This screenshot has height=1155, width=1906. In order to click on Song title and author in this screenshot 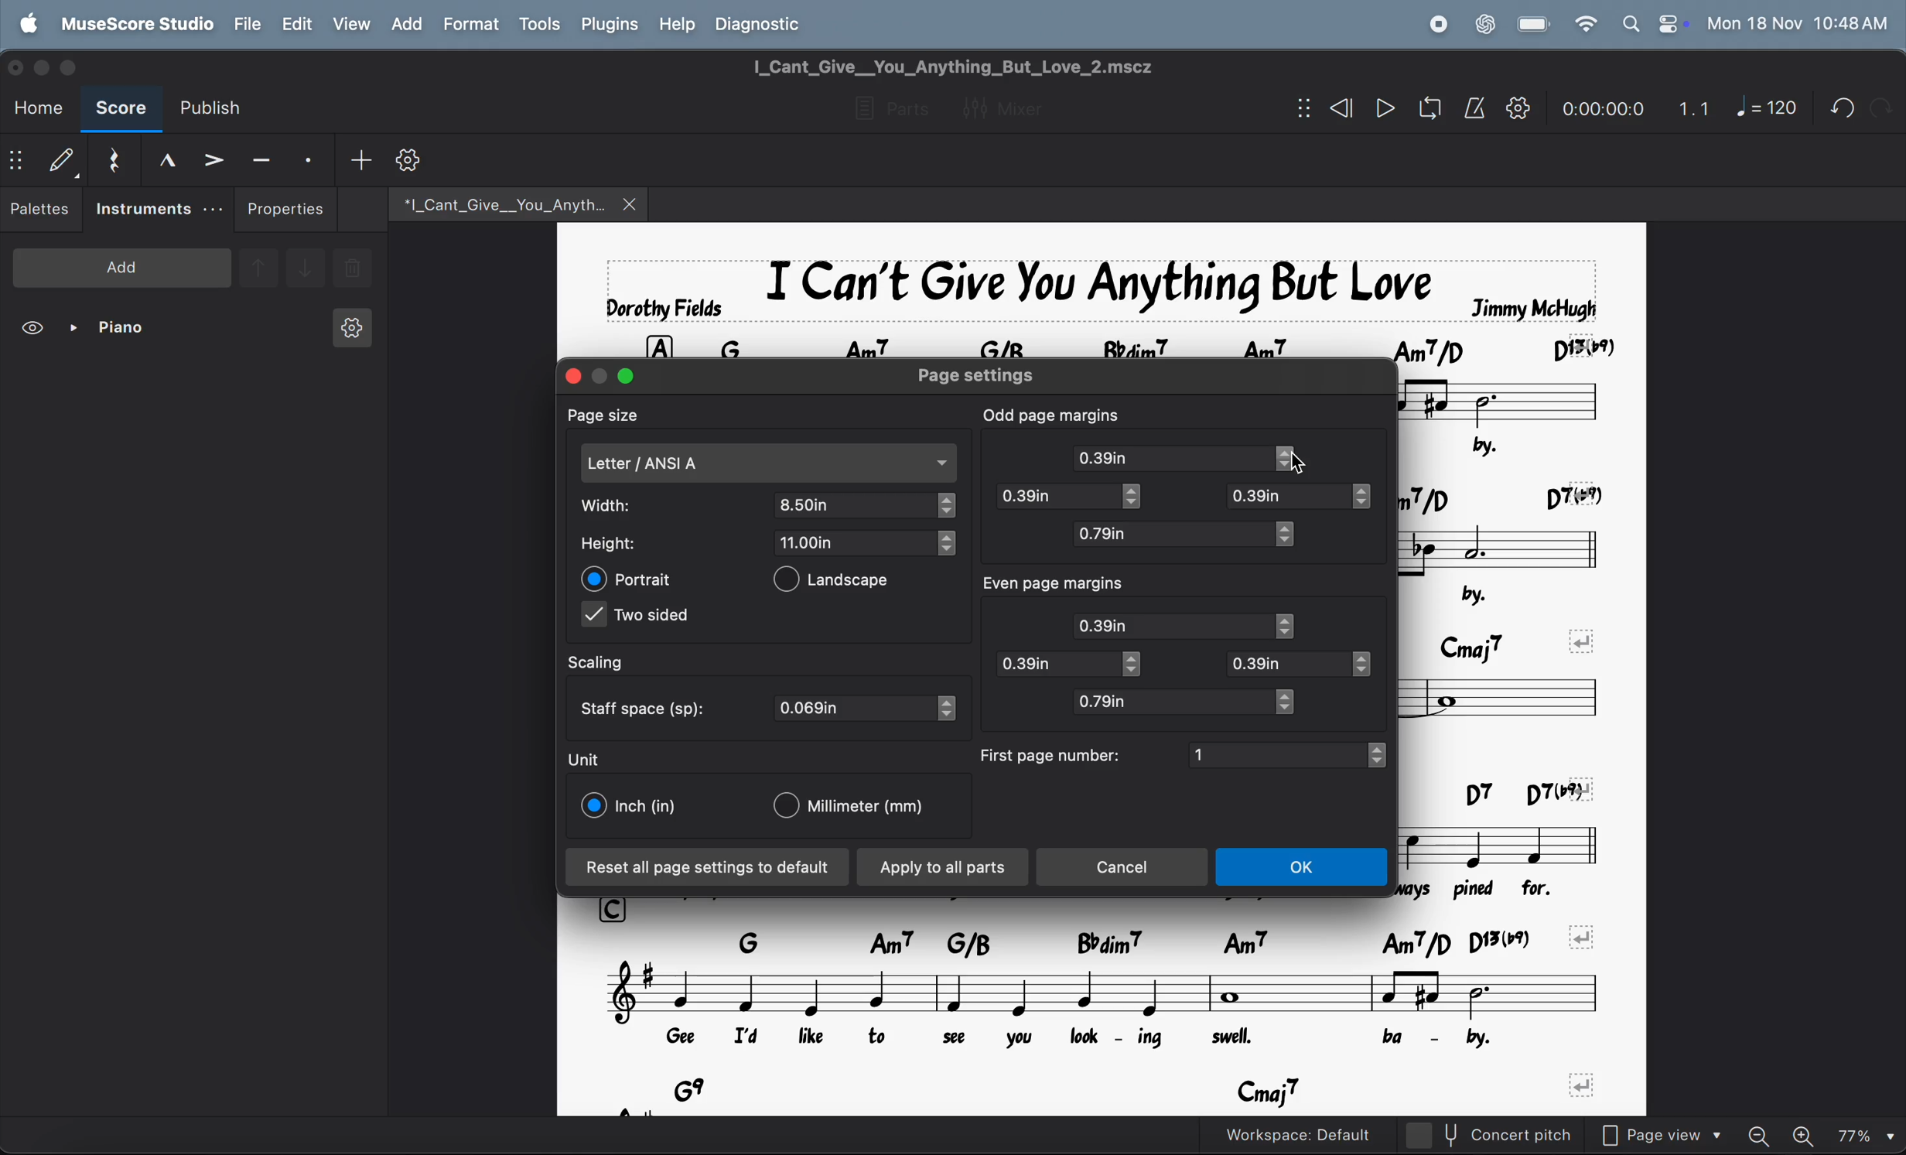, I will do `click(1095, 289)`.